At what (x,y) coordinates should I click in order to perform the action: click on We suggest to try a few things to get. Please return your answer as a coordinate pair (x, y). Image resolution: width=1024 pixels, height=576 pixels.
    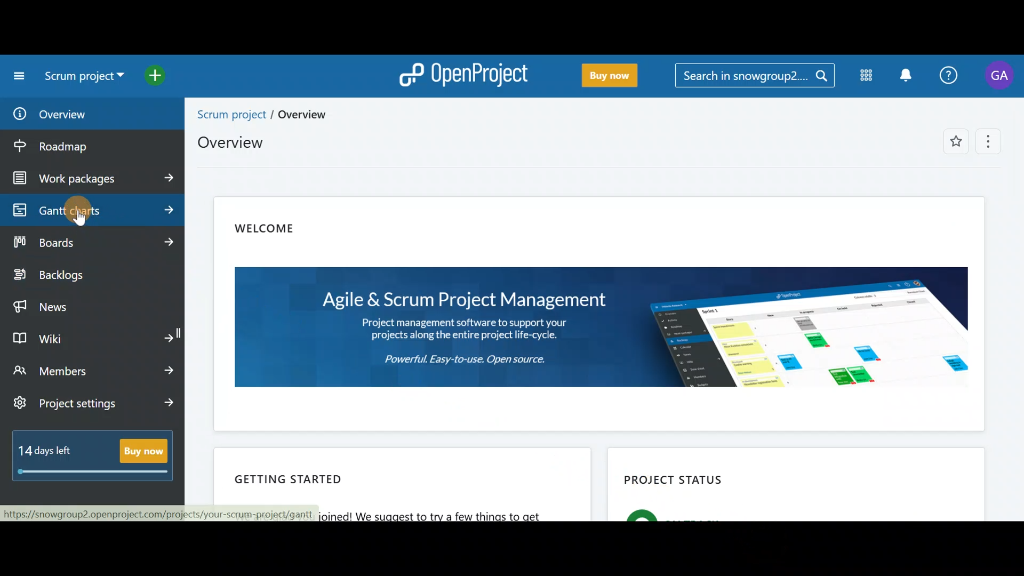
    Looking at the image, I should click on (452, 515).